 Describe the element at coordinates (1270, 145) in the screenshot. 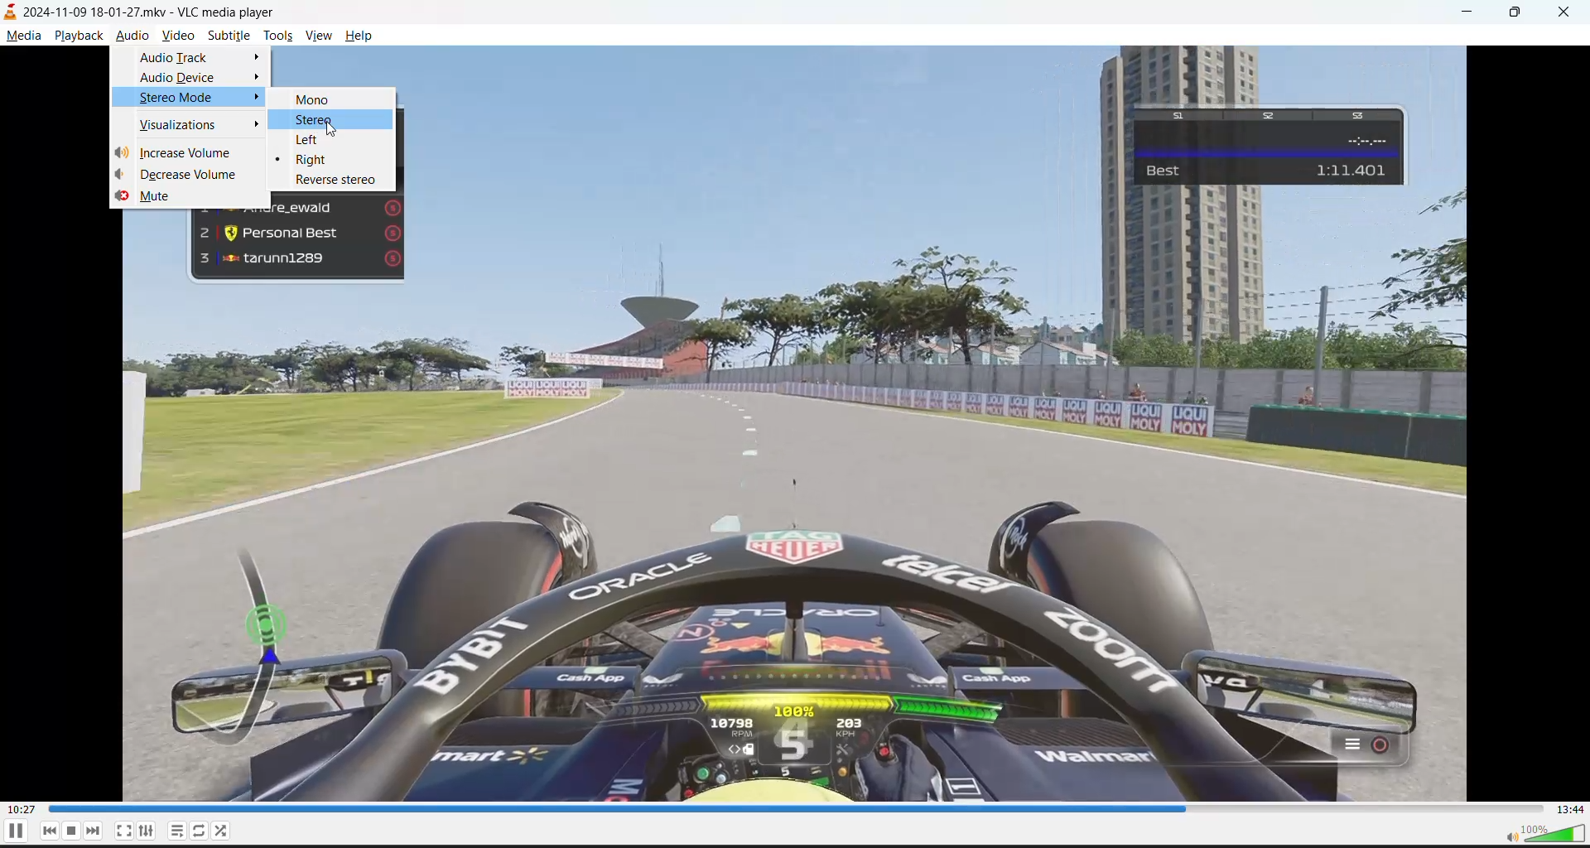

I see `Best 1:11.401` at that location.